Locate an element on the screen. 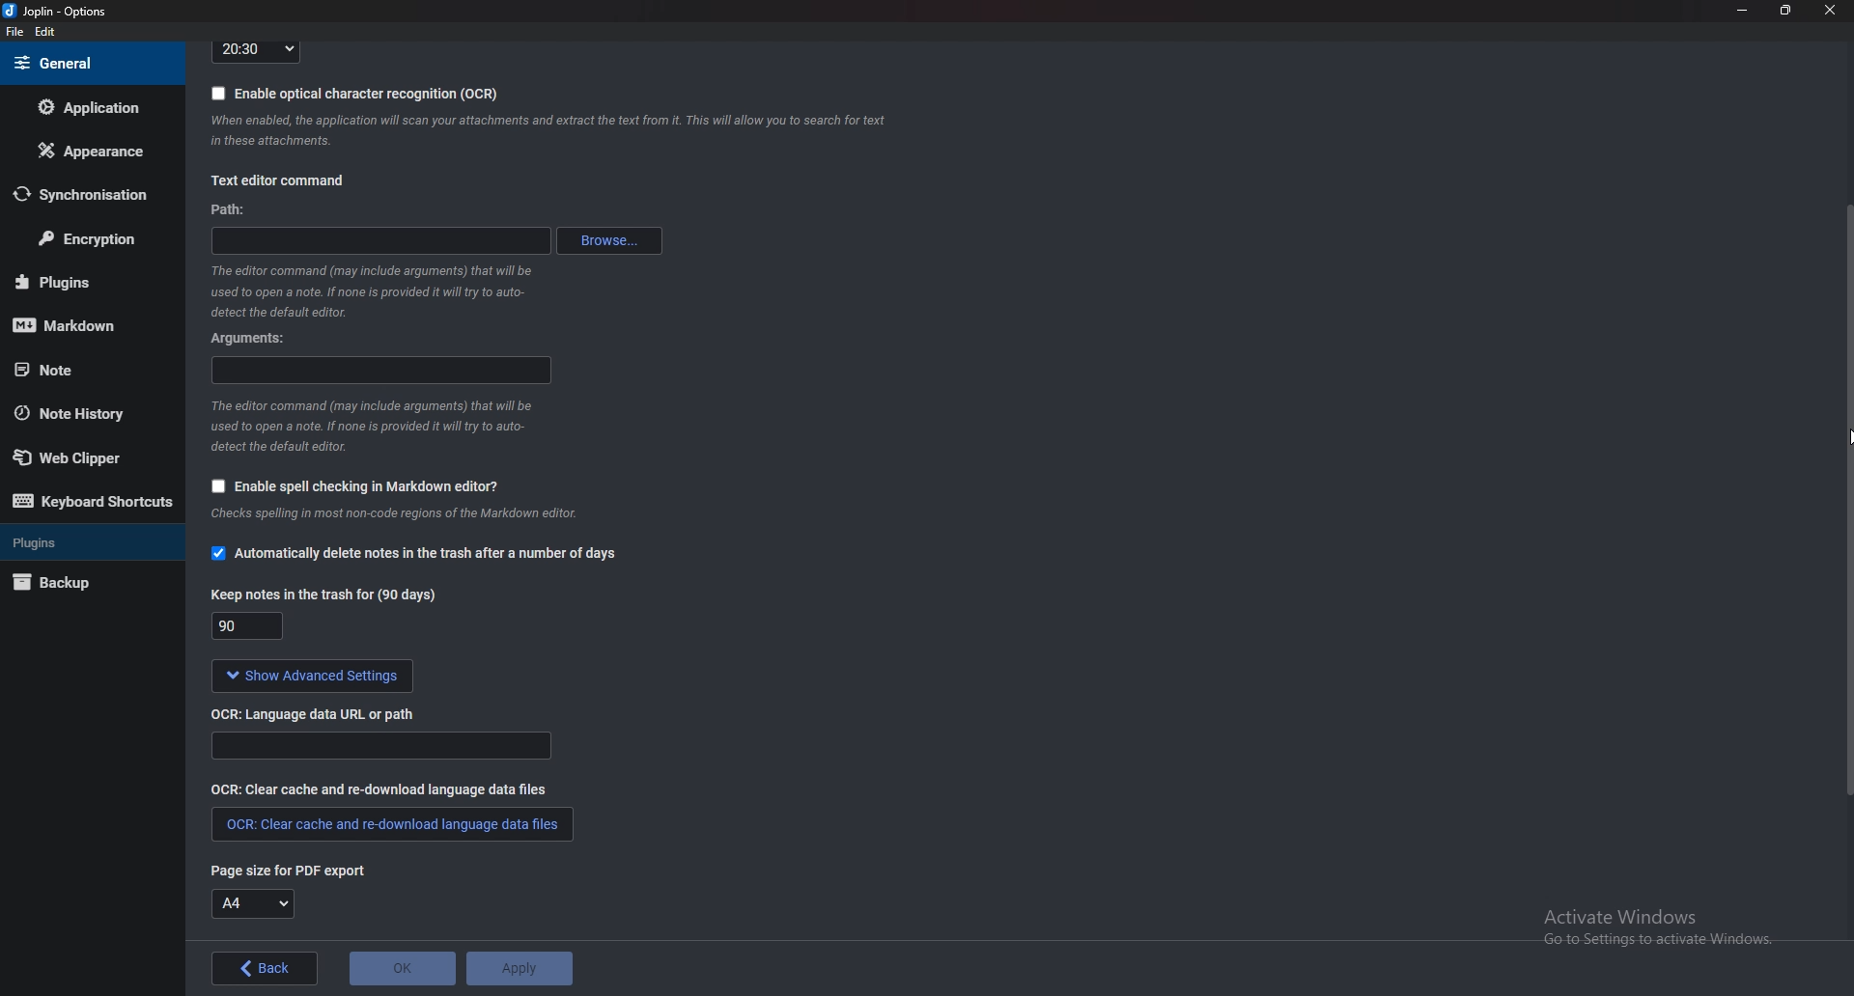 The height and width of the screenshot is (996, 1854). Web clipper is located at coordinates (86, 458).